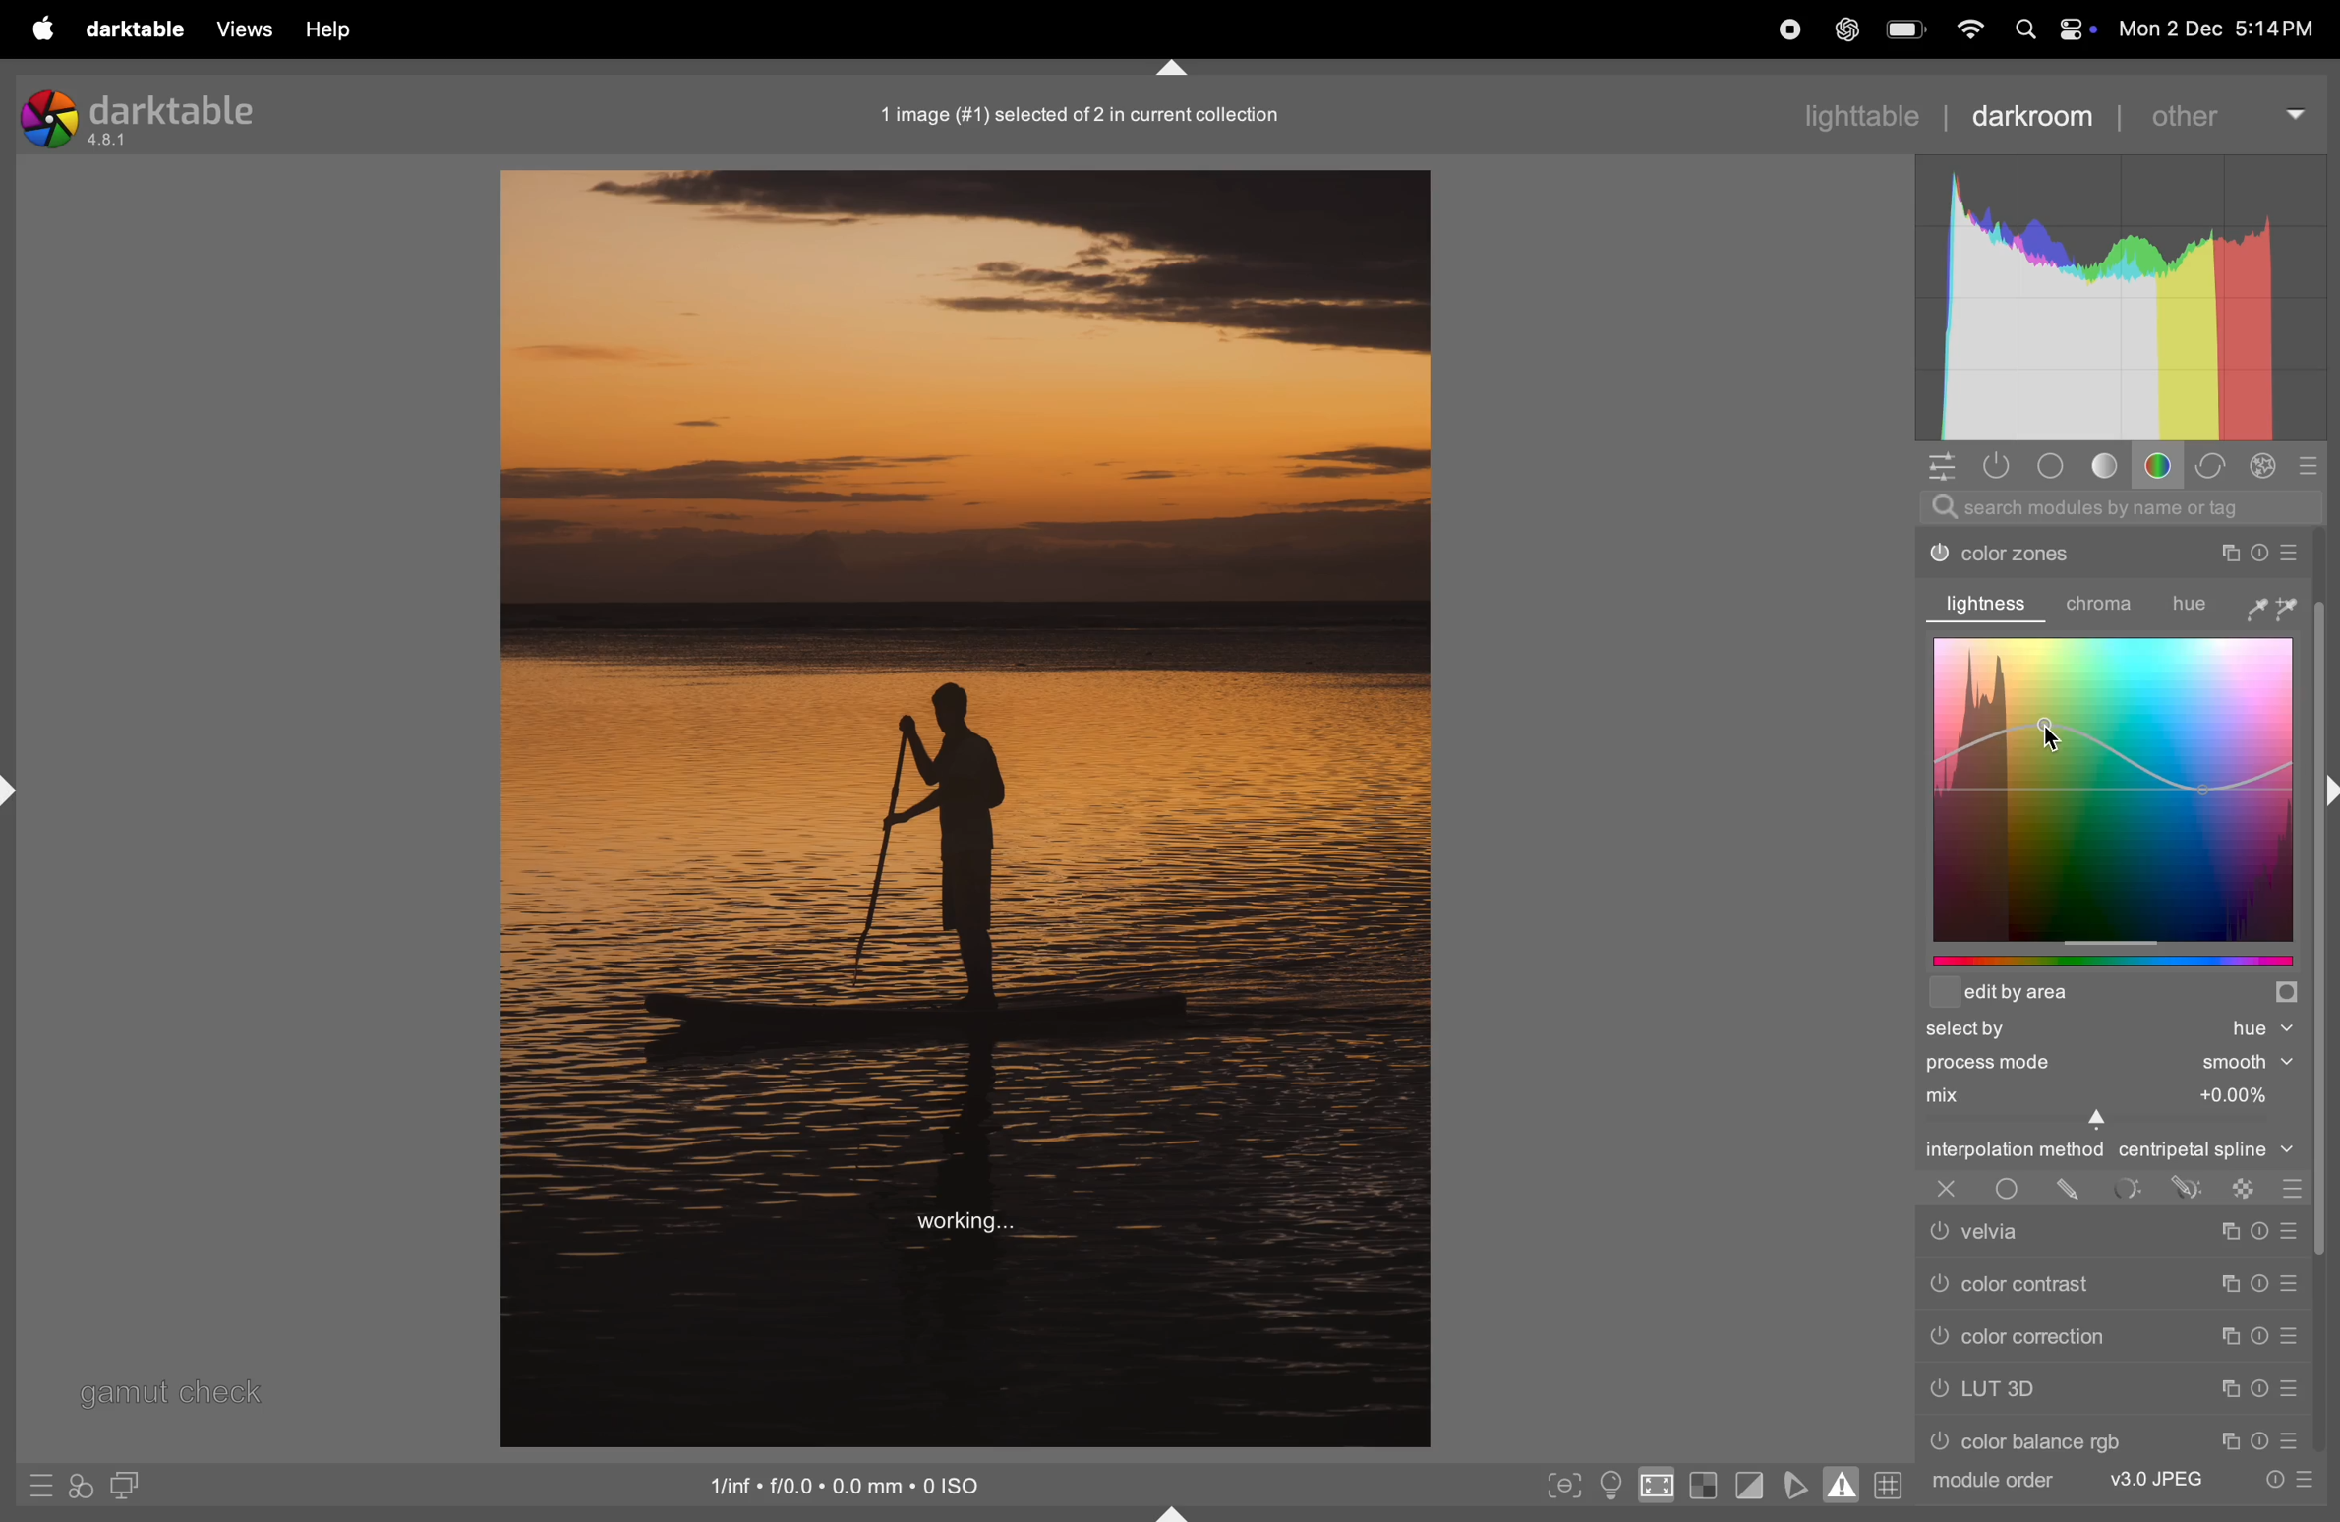 The image size is (2340, 1522). I want to click on mix, so click(2104, 1093).